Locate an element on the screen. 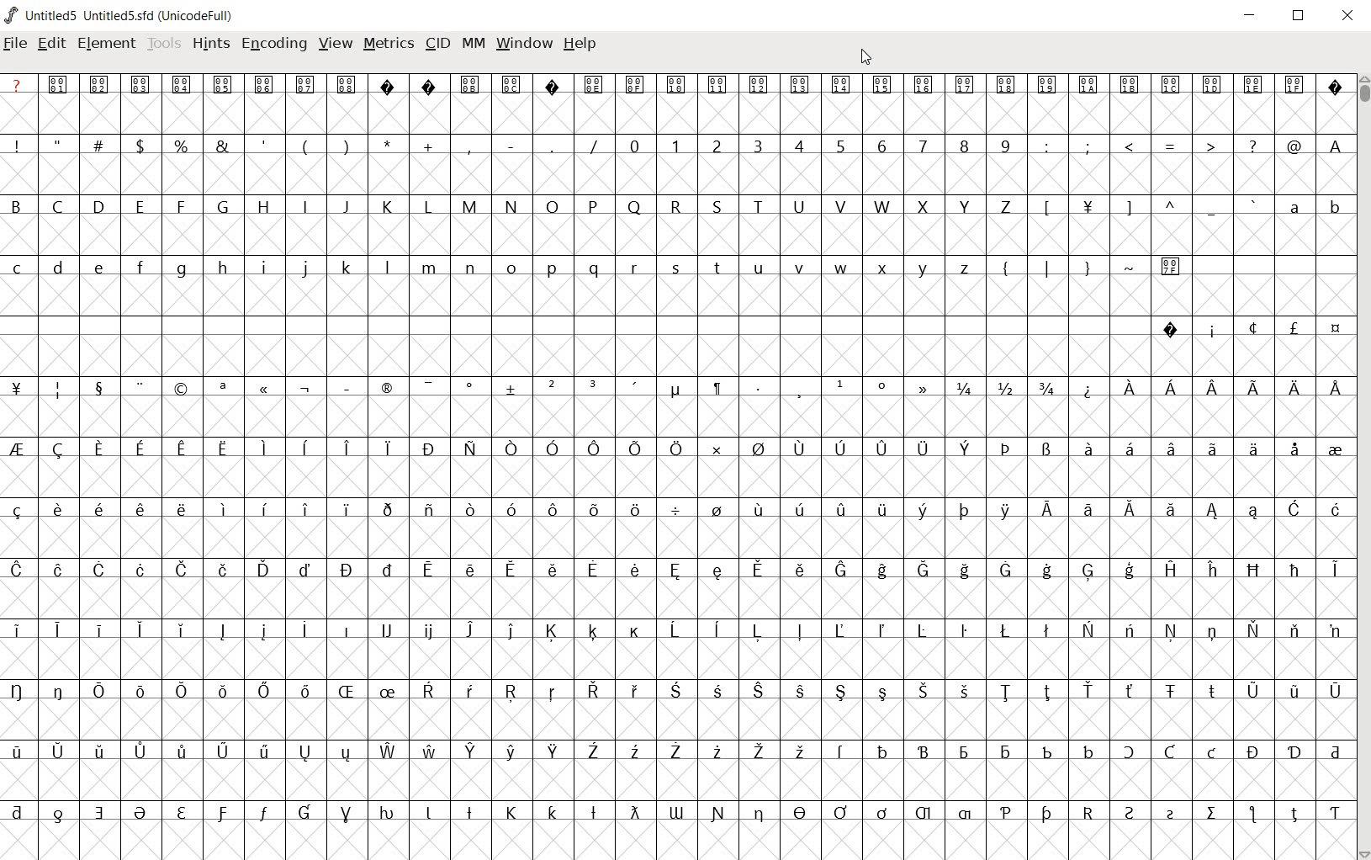  Symbol is located at coordinates (801, 752).